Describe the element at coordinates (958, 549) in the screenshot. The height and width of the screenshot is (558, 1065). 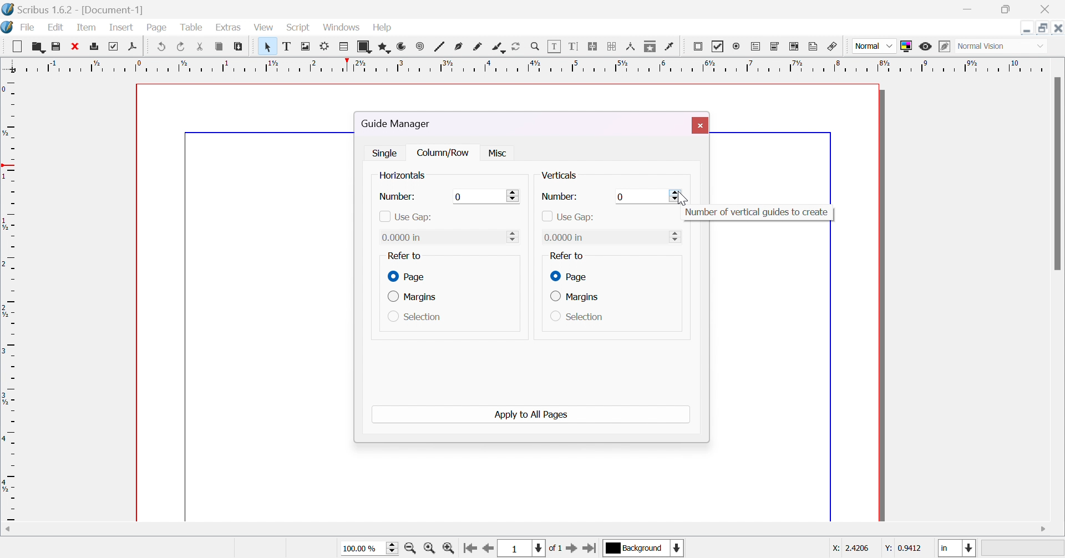
I see `select current unit` at that location.